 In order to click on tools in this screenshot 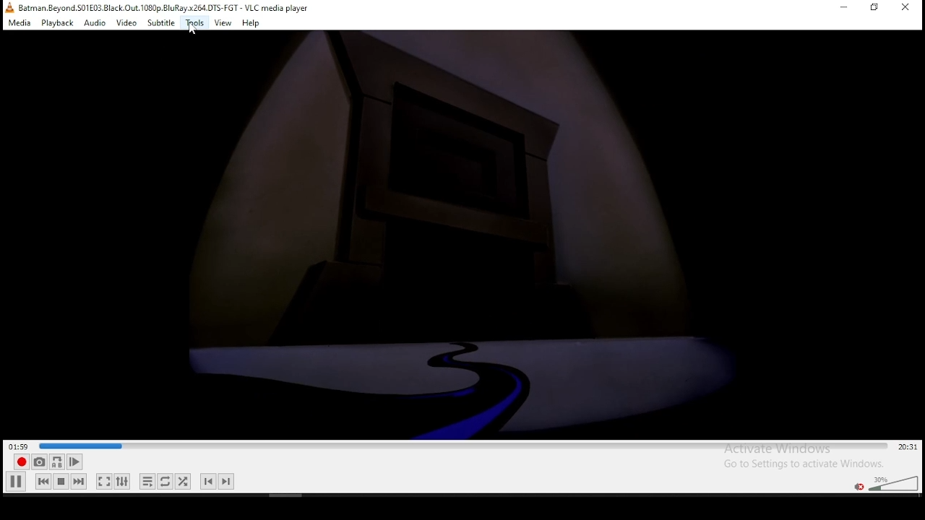, I will do `click(194, 23)`.